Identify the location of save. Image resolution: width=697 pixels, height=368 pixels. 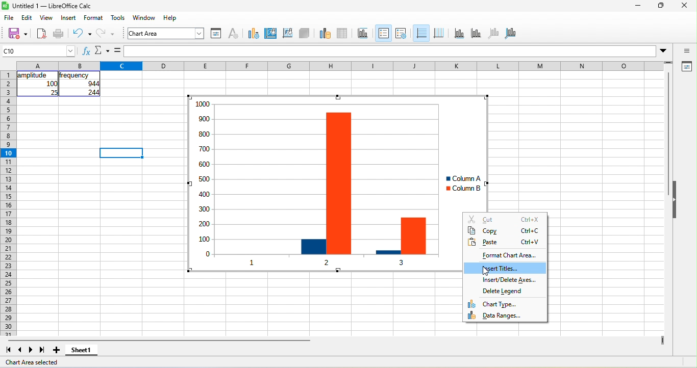
(17, 34).